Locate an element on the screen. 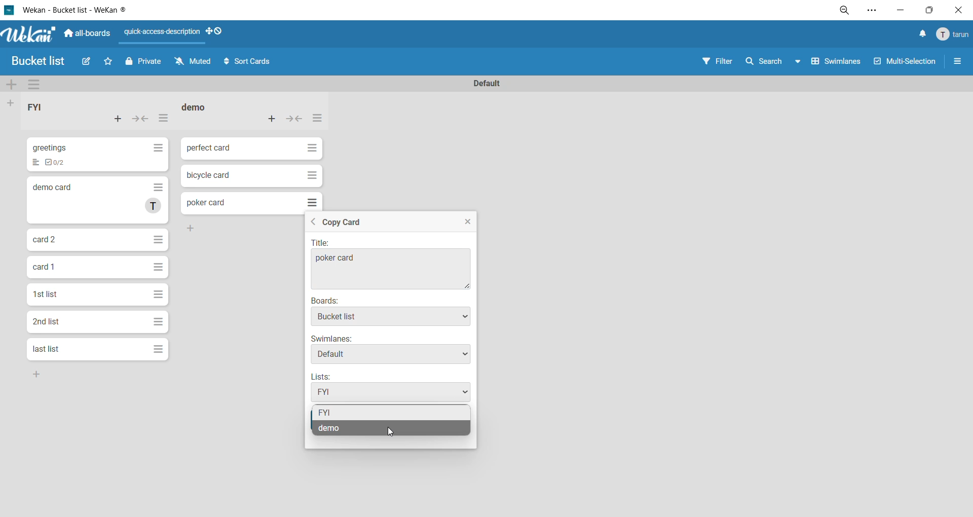 Image resolution: width=973 pixels, height=517 pixels. swimlane title is located at coordinates (487, 82).